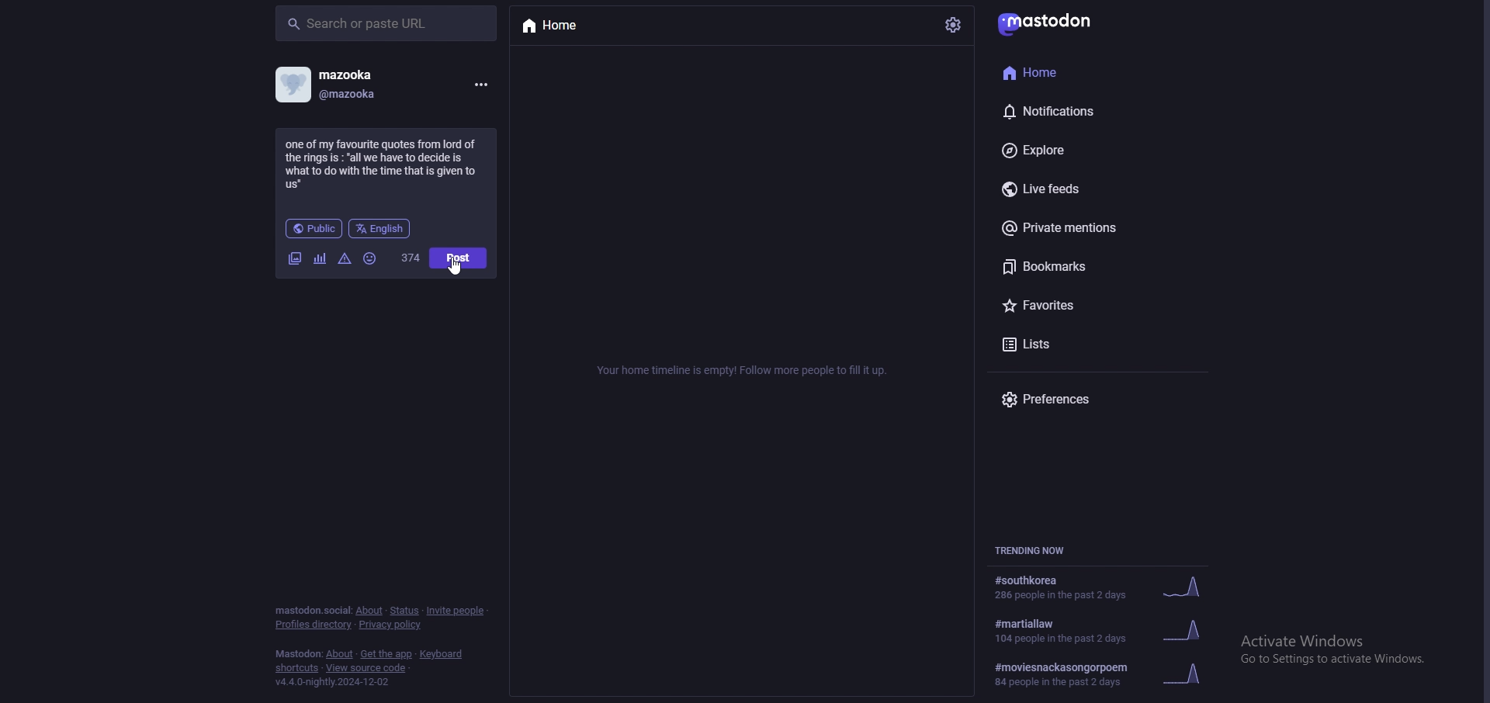 The width and height of the screenshot is (1490, 703). What do you see at coordinates (1085, 147) in the screenshot?
I see `explore` at bounding box center [1085, 147].